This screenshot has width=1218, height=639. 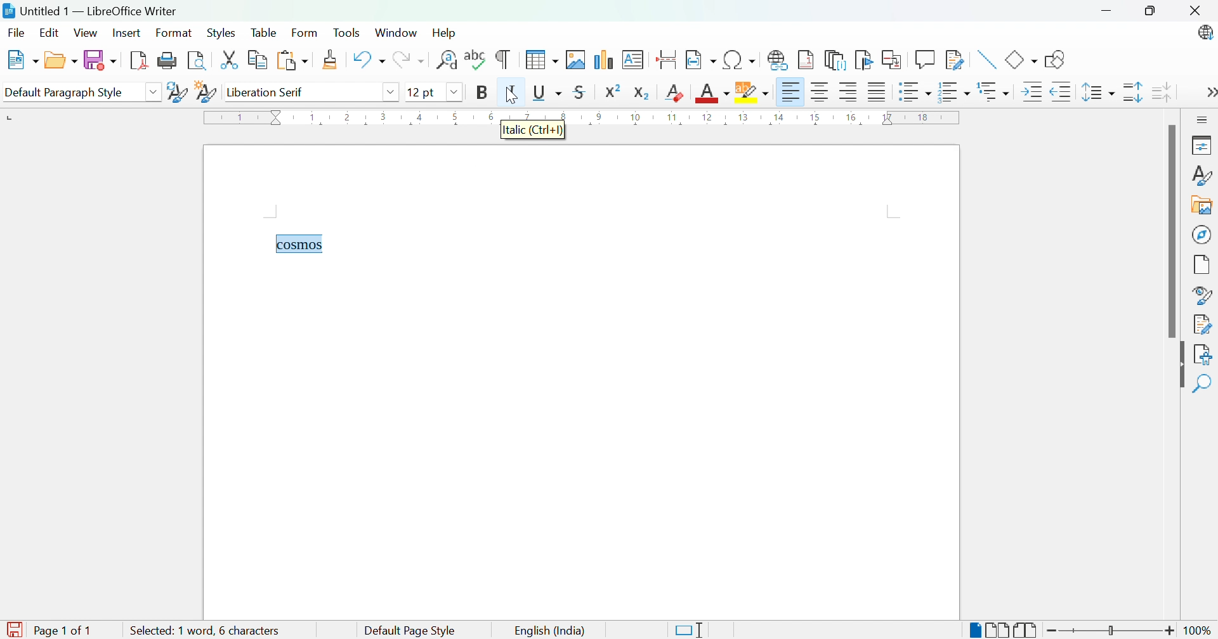 What do you see at coordinates (1097, 92) in the screenshot?
I see `Set line spacing` at bounding box center [1097, 92].